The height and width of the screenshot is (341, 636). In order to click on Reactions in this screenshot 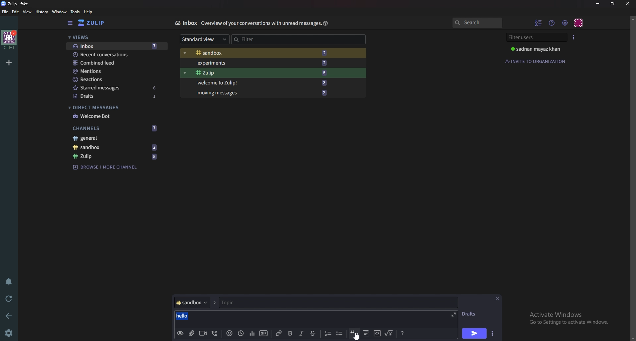, I will do `click(115, 79)`.